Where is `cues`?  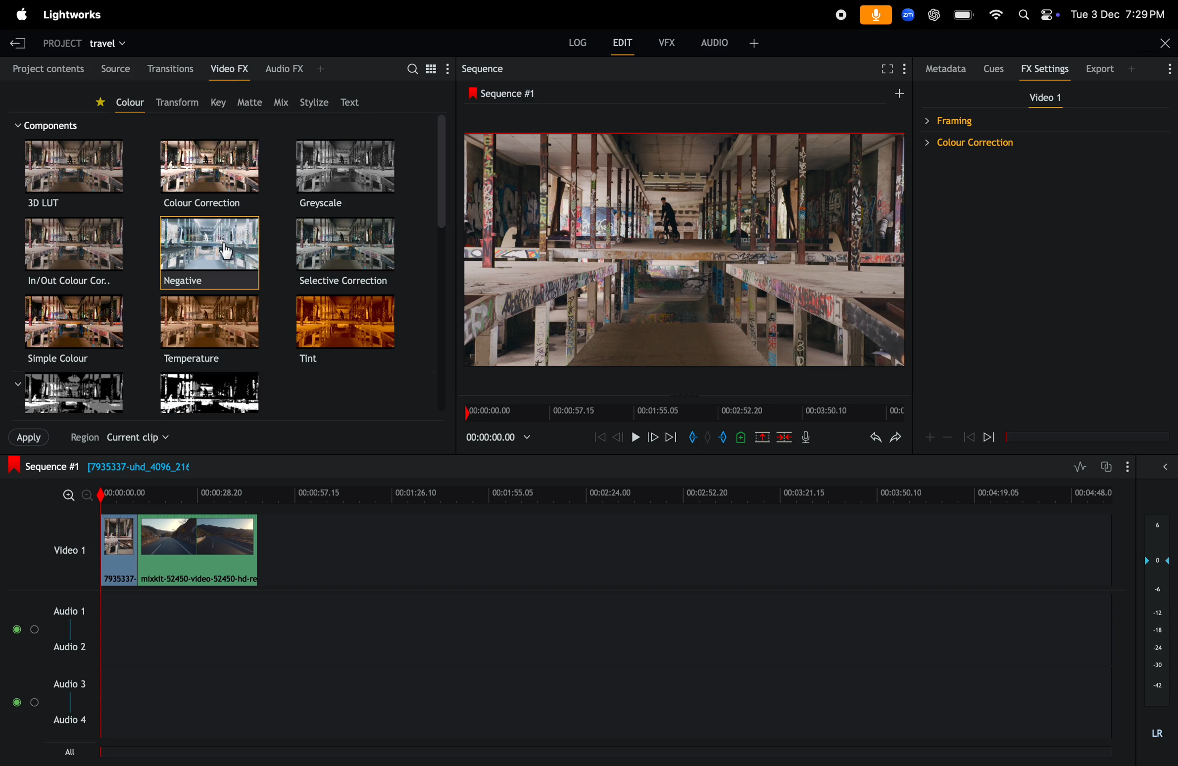
cues is located at coordinates (997, 68).